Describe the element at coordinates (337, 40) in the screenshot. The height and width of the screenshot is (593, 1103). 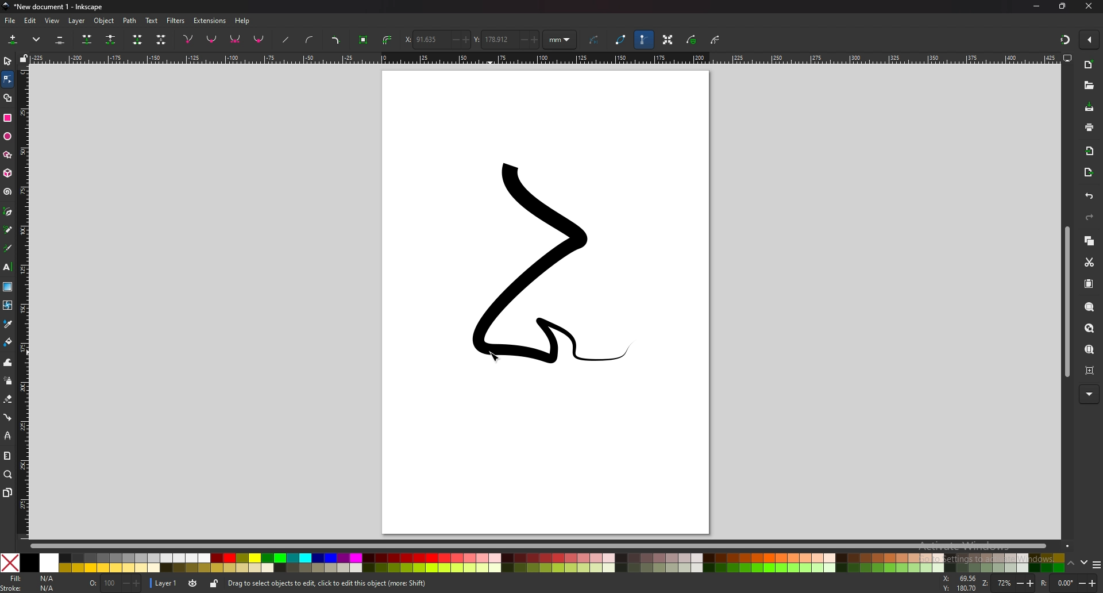
I see `add corners lpe` at that location.